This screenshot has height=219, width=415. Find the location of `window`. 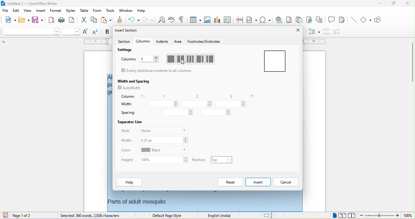

window is located at coordinates (126, 10).